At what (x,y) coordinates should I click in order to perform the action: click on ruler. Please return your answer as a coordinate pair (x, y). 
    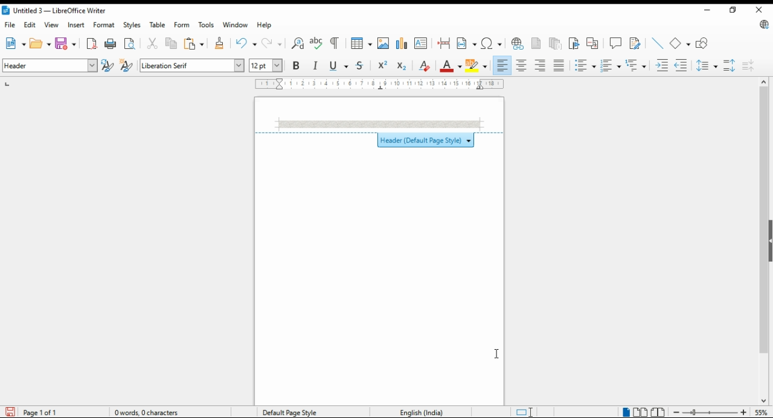
    Looking at the image, I should click on (380, 84).